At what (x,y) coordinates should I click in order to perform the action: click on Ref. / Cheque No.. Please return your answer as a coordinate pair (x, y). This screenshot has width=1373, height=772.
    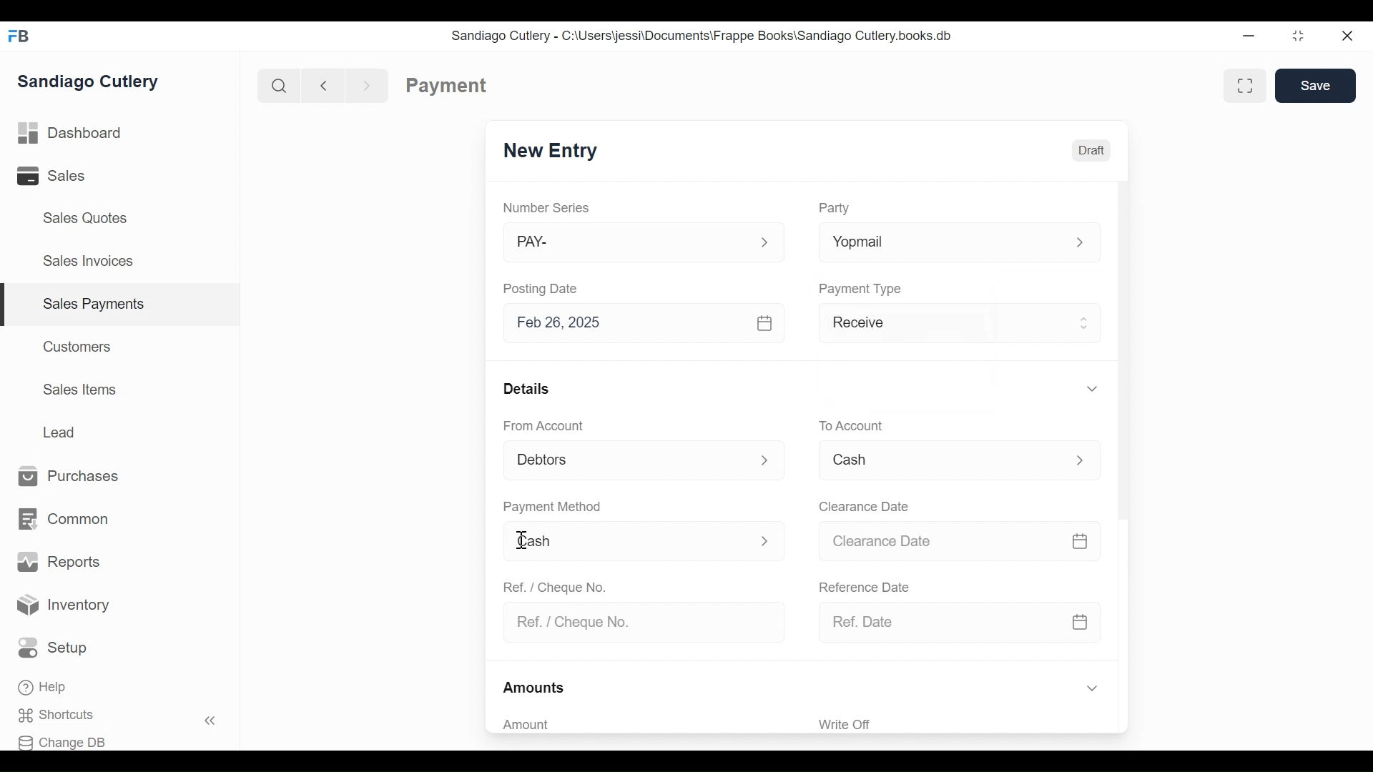
    Looking at the image, I should click on (637, 623).